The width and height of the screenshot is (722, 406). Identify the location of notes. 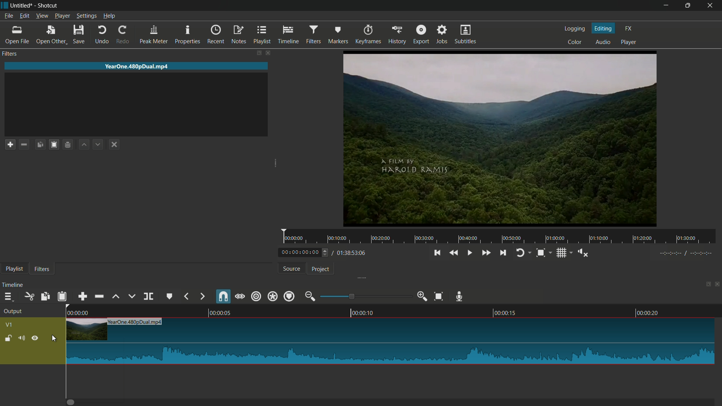
(240, 34).